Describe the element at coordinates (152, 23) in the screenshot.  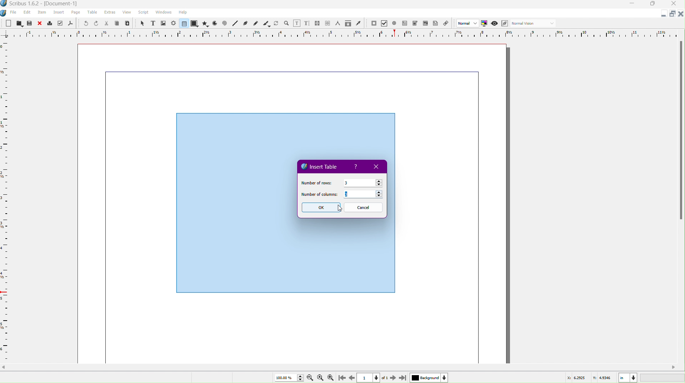
I see `Text Frame` at that location.